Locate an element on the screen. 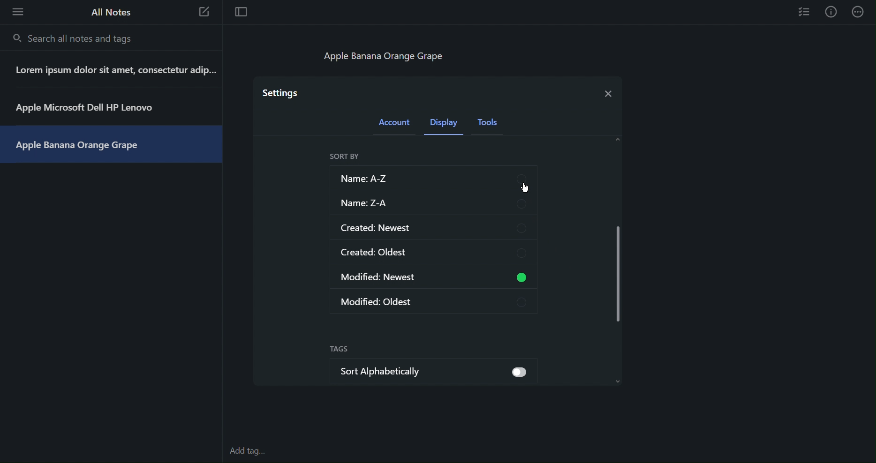 The height and width of the screenshot is (463, 876). Sor Alphabetically is located at coordinates (417, 370).